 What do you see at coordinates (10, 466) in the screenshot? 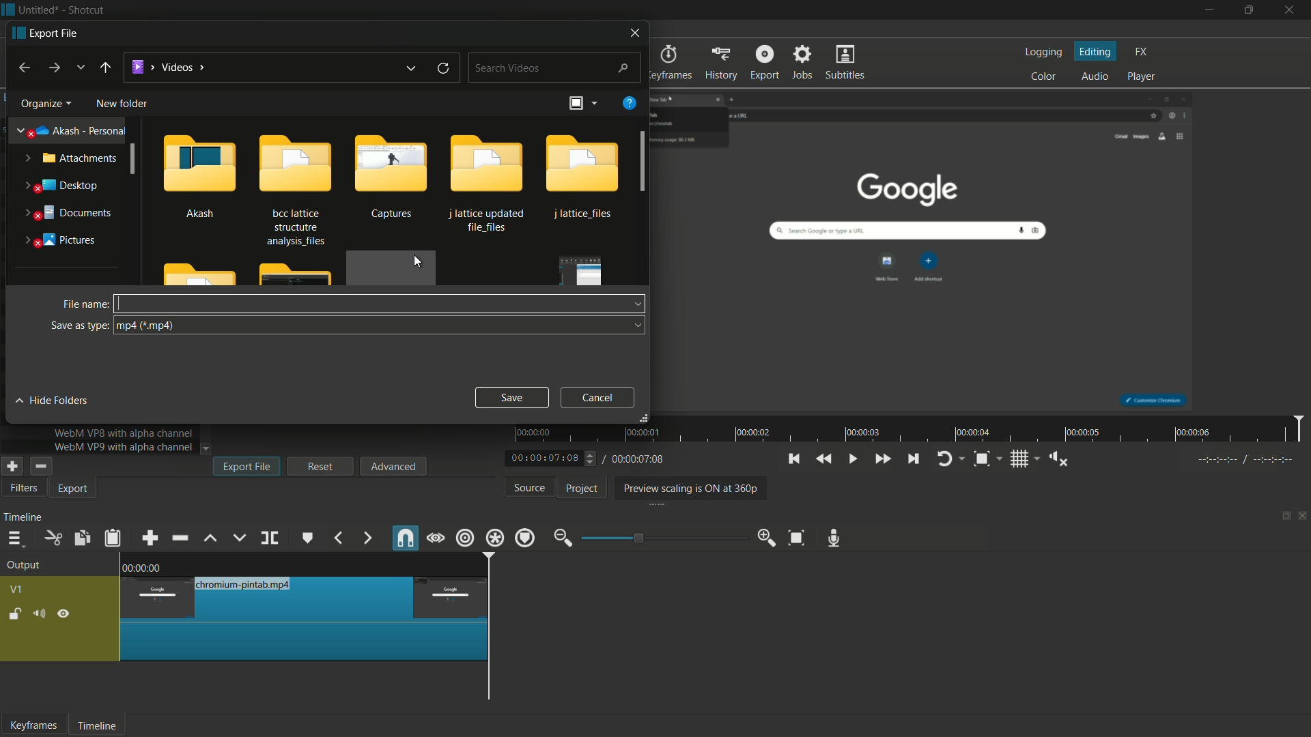
I see `add` at bounding box center [10, 466].